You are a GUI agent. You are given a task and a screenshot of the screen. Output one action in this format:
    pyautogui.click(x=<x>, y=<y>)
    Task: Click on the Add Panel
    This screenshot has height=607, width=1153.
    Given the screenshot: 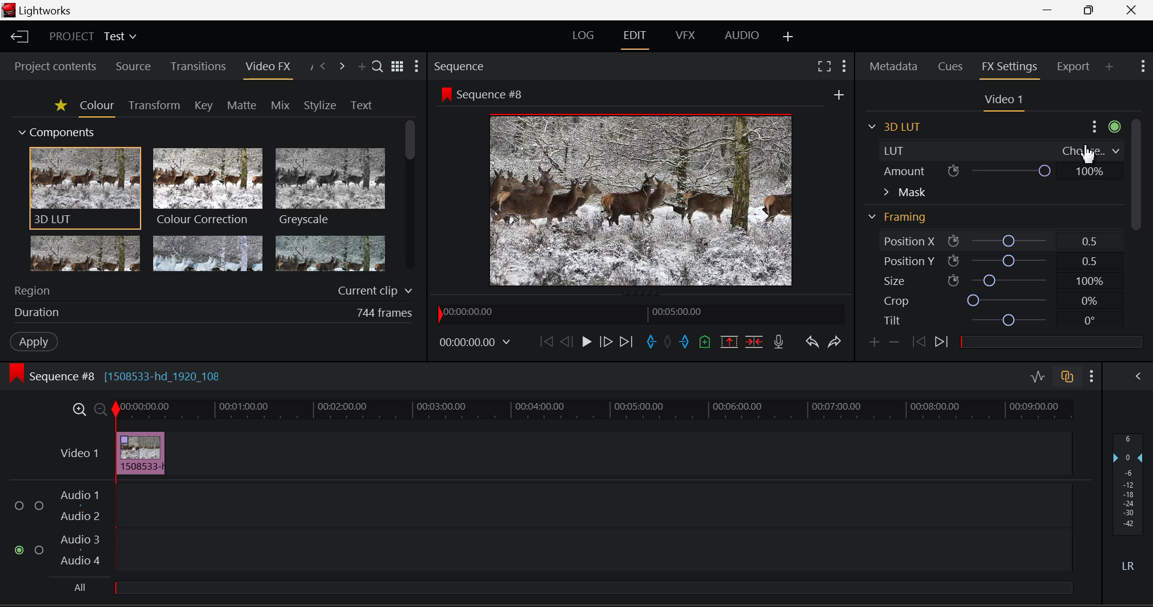 What is the action you would take?
    pyautogui.click(x=1109, y=68)
    